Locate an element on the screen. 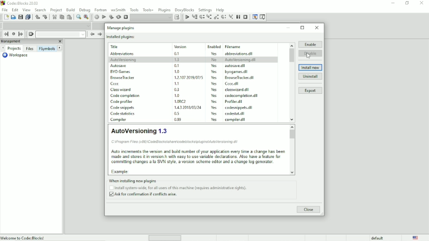 This screenshot has height=241, width=429. Cut is located at coordinates (54, 17).